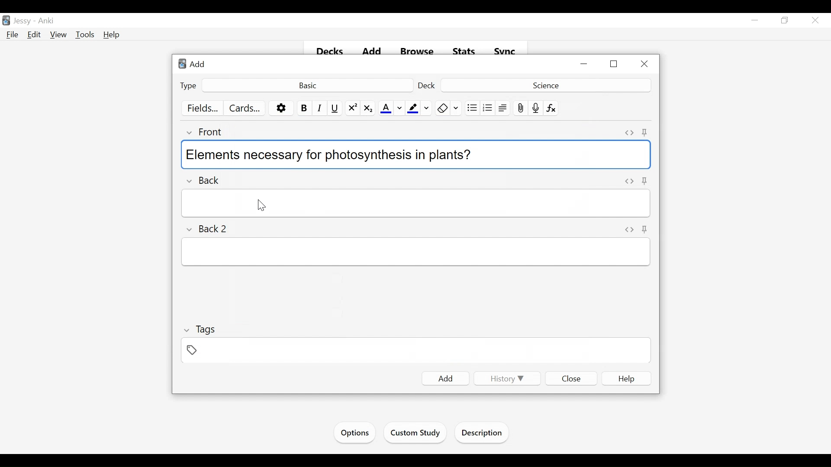 This screenshot has height=467, width=831. Describe the element at coordinates (85, 35) in the screenshot. I see `Tools` at that location.